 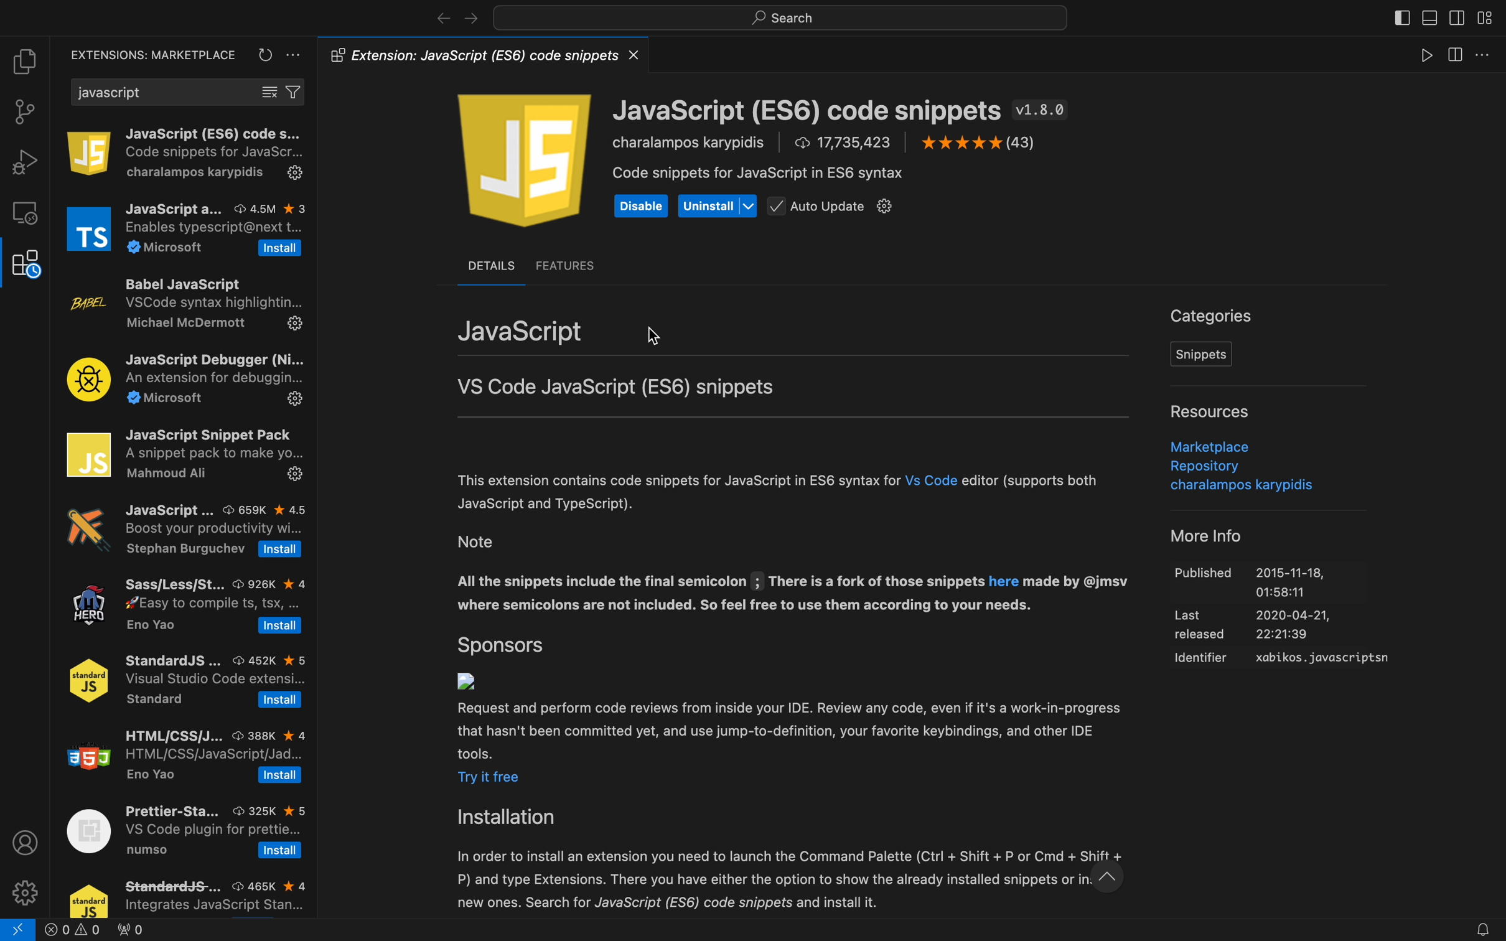 What do you see at coordinates (25, 111) in the screenshot?
I see `git` at bounding box center [25, 111].